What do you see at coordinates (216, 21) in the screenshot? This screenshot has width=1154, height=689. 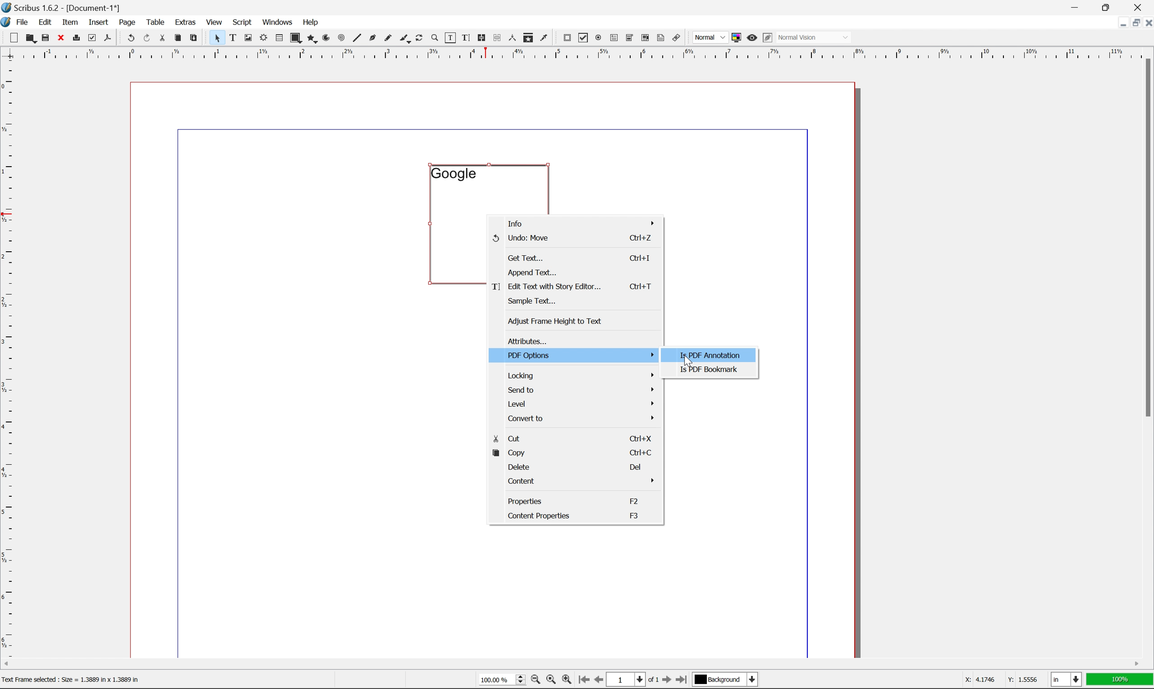 I see `view` at bounding box center [216, 21].